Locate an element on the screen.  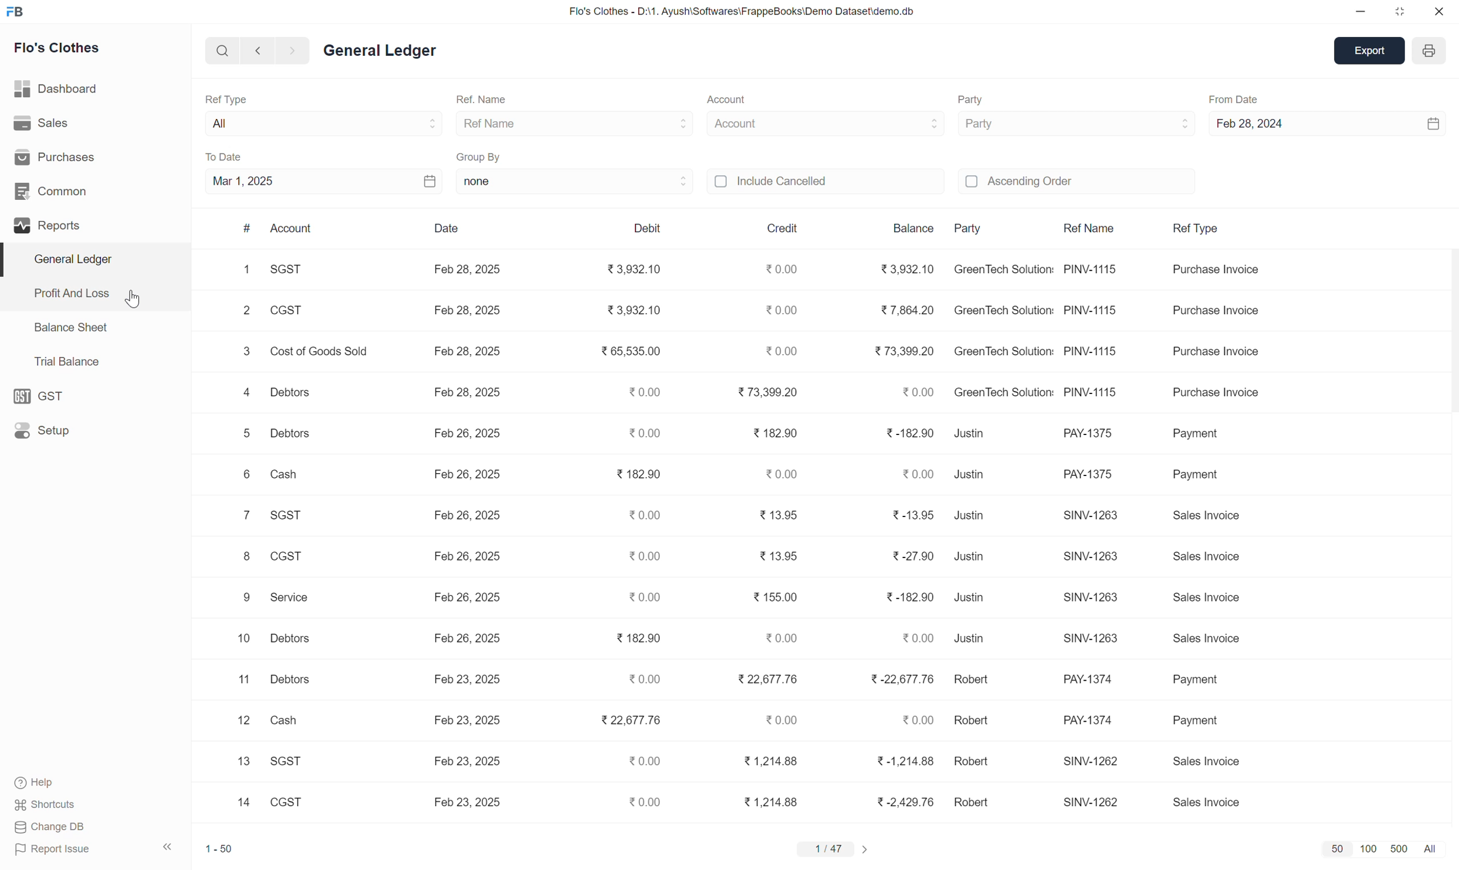
PINV-1115 is located at coordinates (1094, 307).